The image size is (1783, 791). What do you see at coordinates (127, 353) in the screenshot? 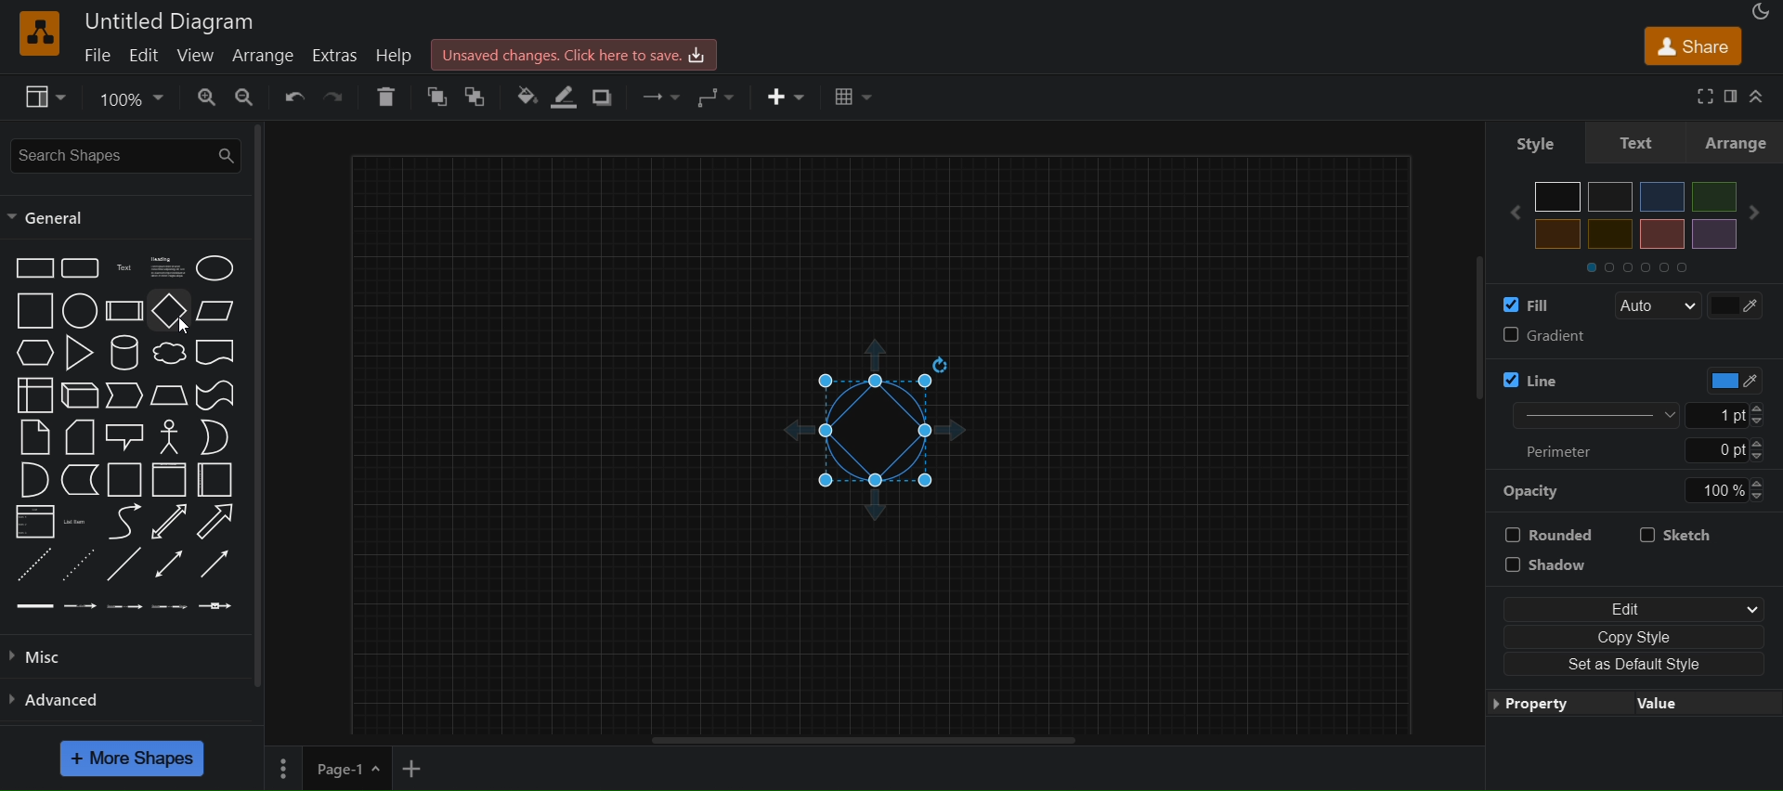
I see `cylinder` at bounding box center [127, 353].